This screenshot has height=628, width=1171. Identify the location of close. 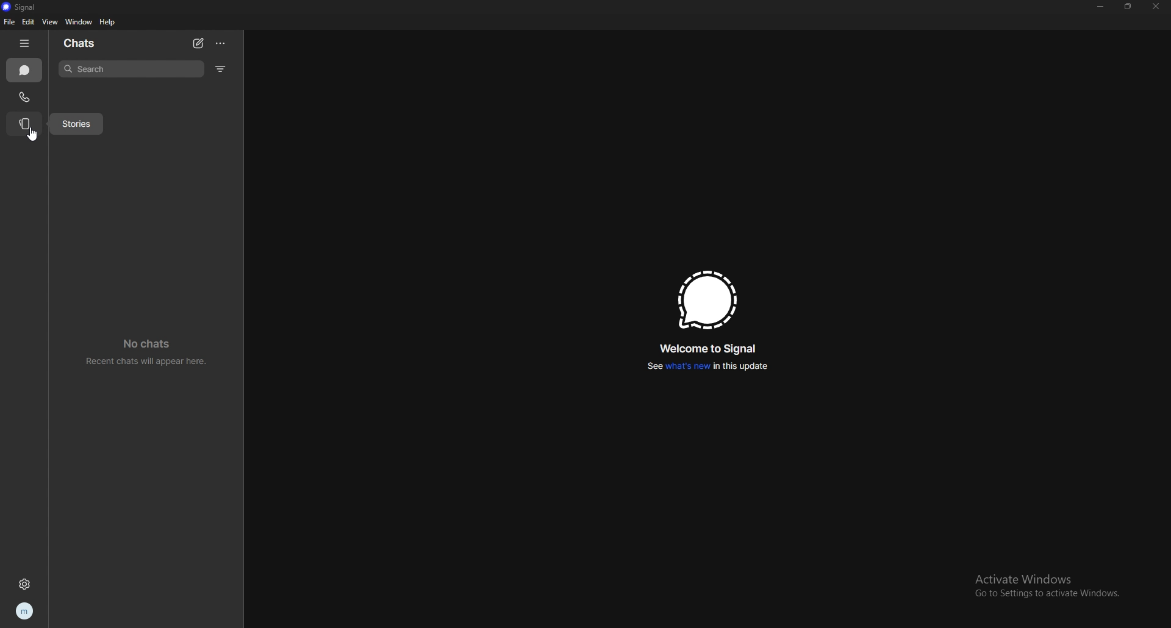
(1155, 7).